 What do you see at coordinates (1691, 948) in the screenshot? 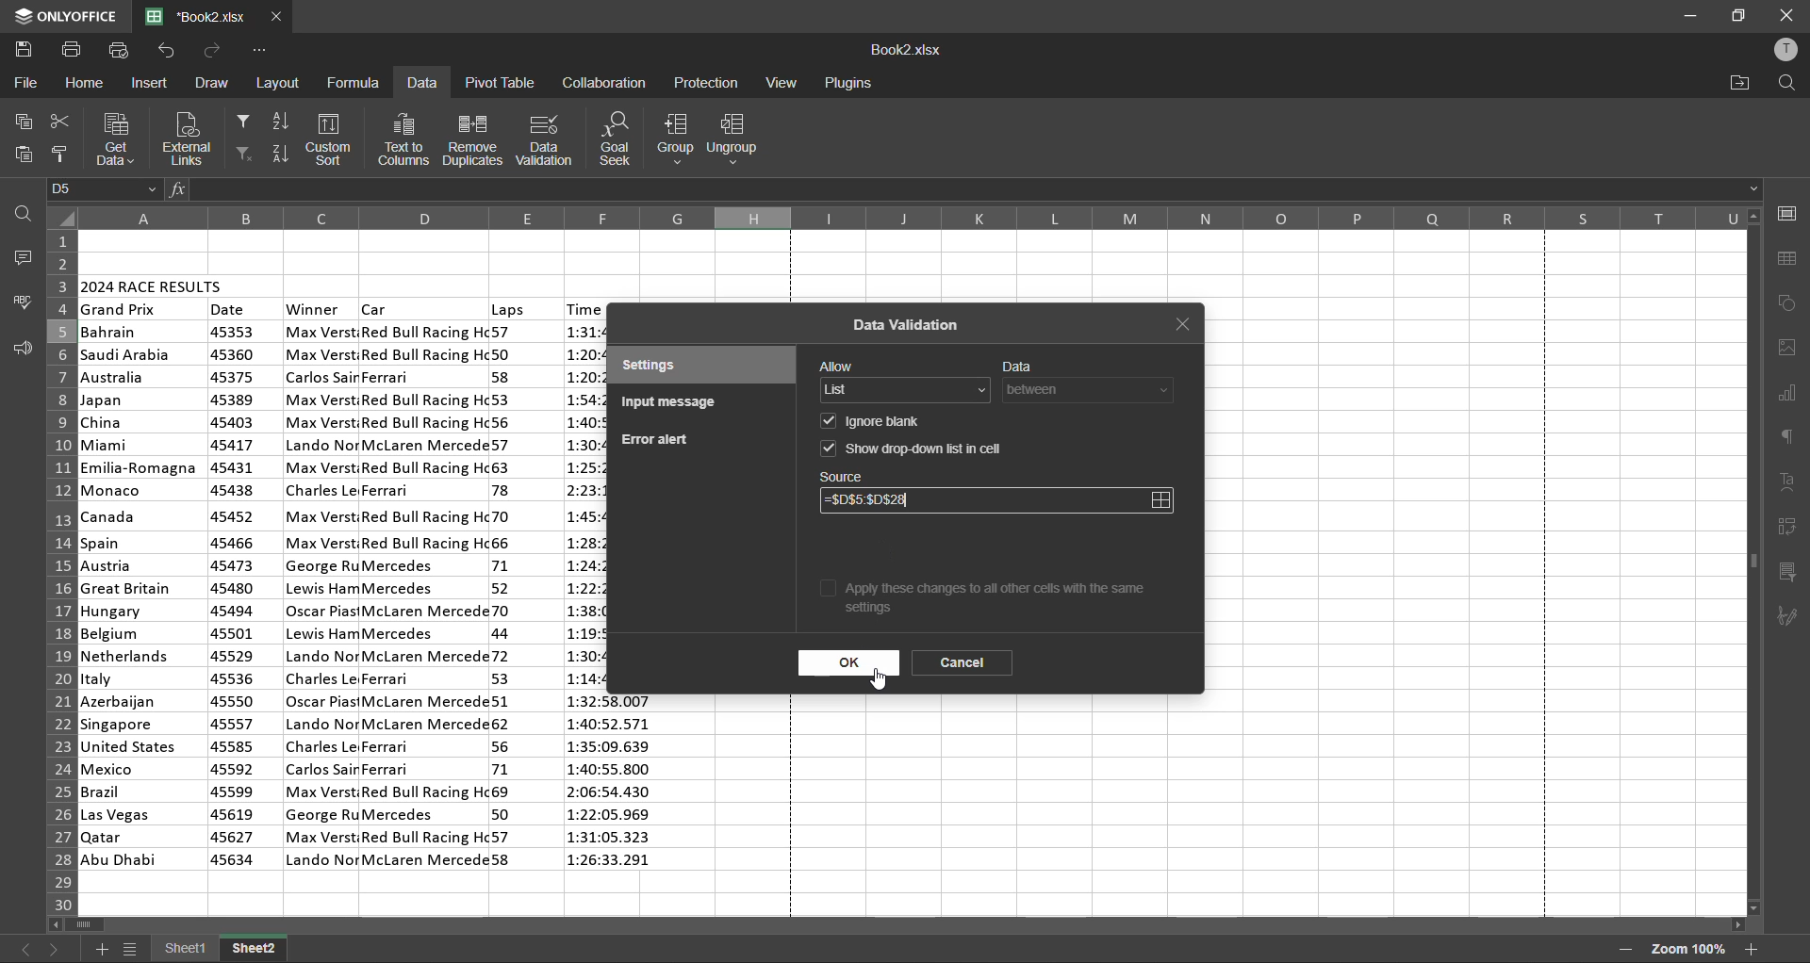
I see `zoom factor` at bounding box center [1691, 948].